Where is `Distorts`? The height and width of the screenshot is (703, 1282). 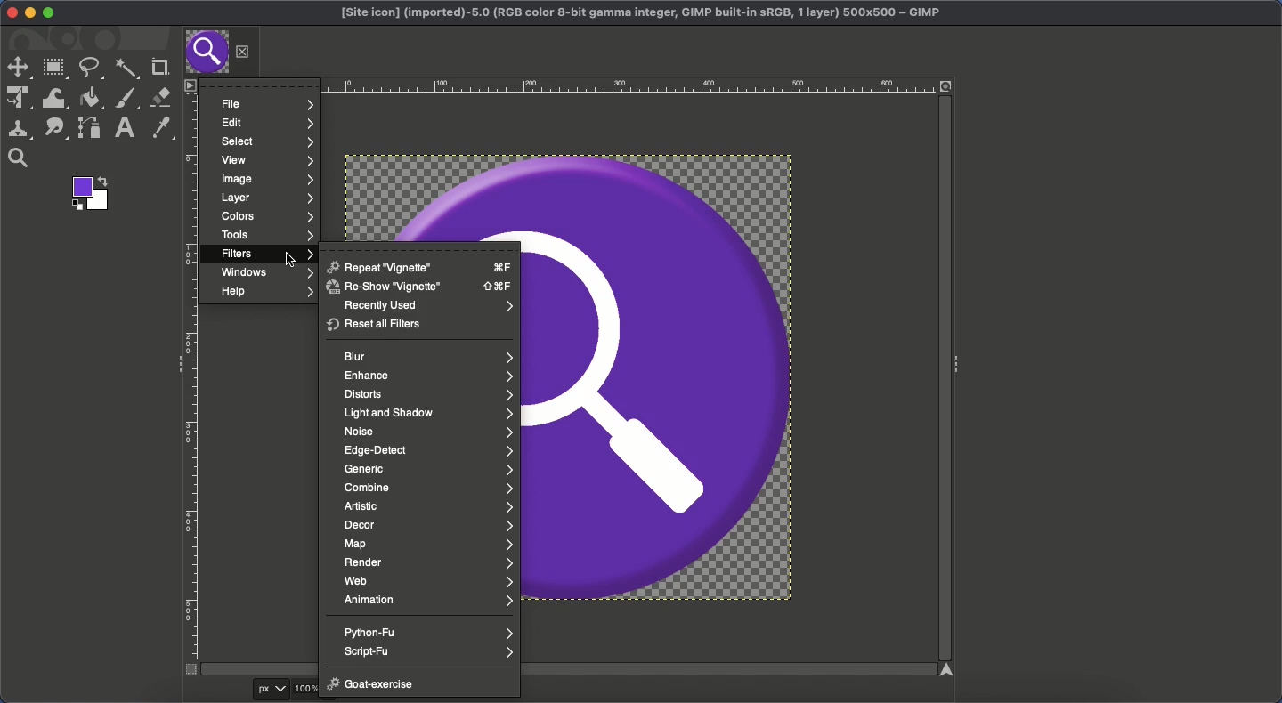
Distorts is located at coordinates (426, 395).